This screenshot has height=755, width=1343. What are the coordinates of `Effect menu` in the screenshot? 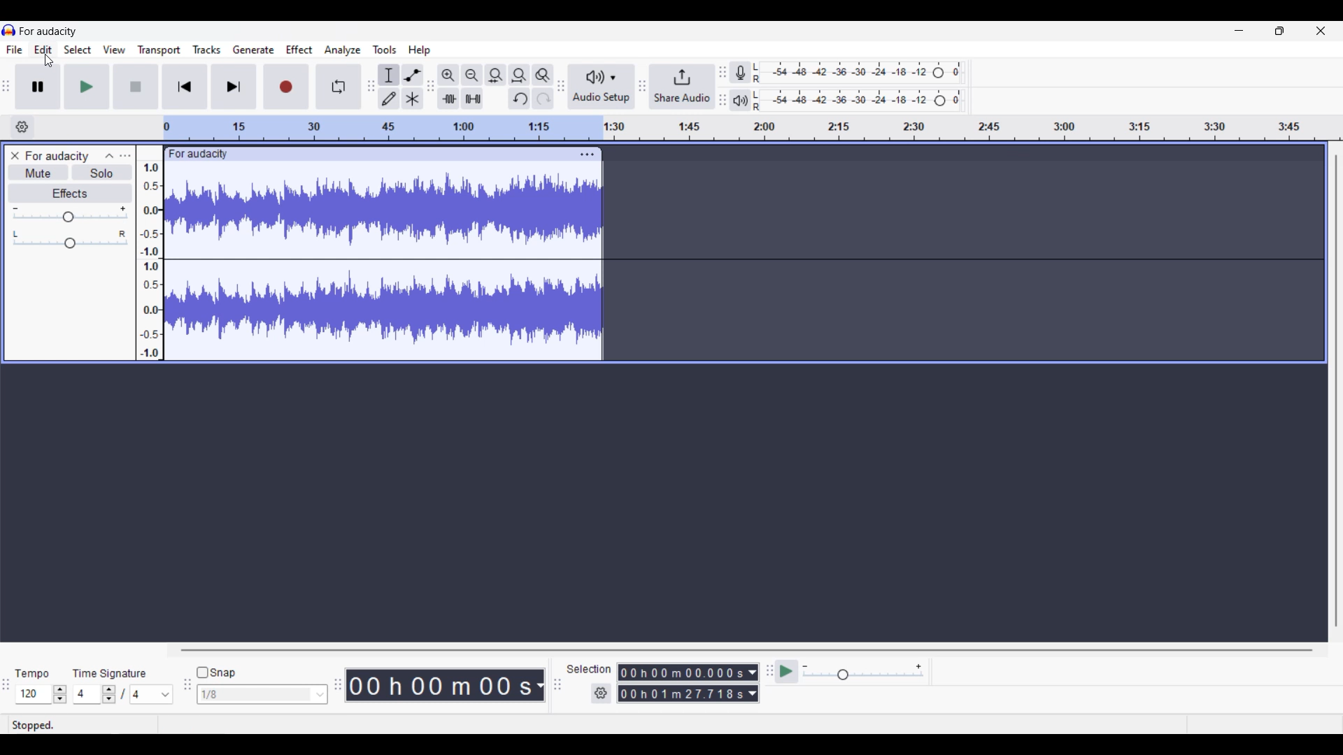 It's located at (300, 49).